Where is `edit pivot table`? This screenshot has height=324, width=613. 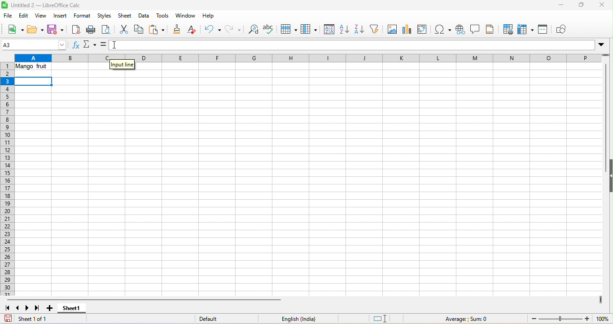 edit pivot table is located at coordinates (425, 29).